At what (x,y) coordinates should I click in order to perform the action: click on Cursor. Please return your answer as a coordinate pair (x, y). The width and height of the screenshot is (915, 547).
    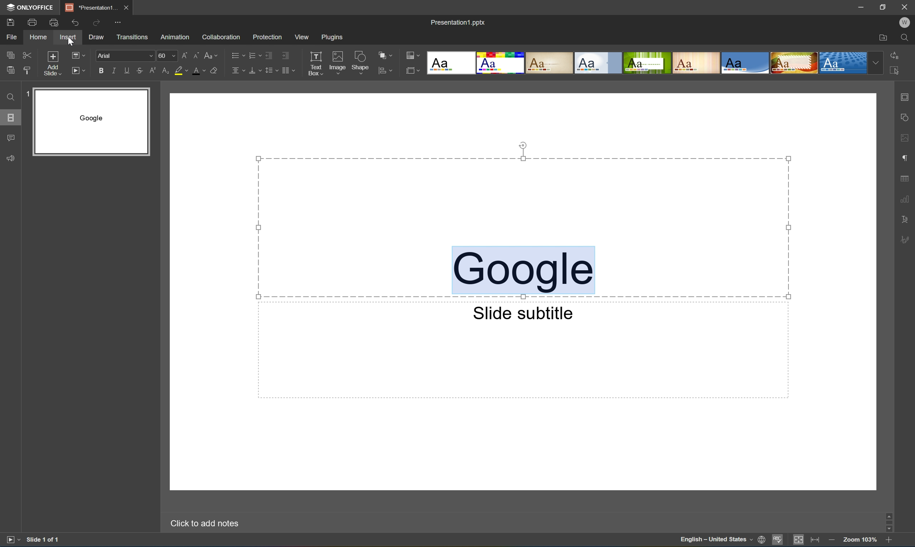
    Looking at the image, I should click on (71, 41).